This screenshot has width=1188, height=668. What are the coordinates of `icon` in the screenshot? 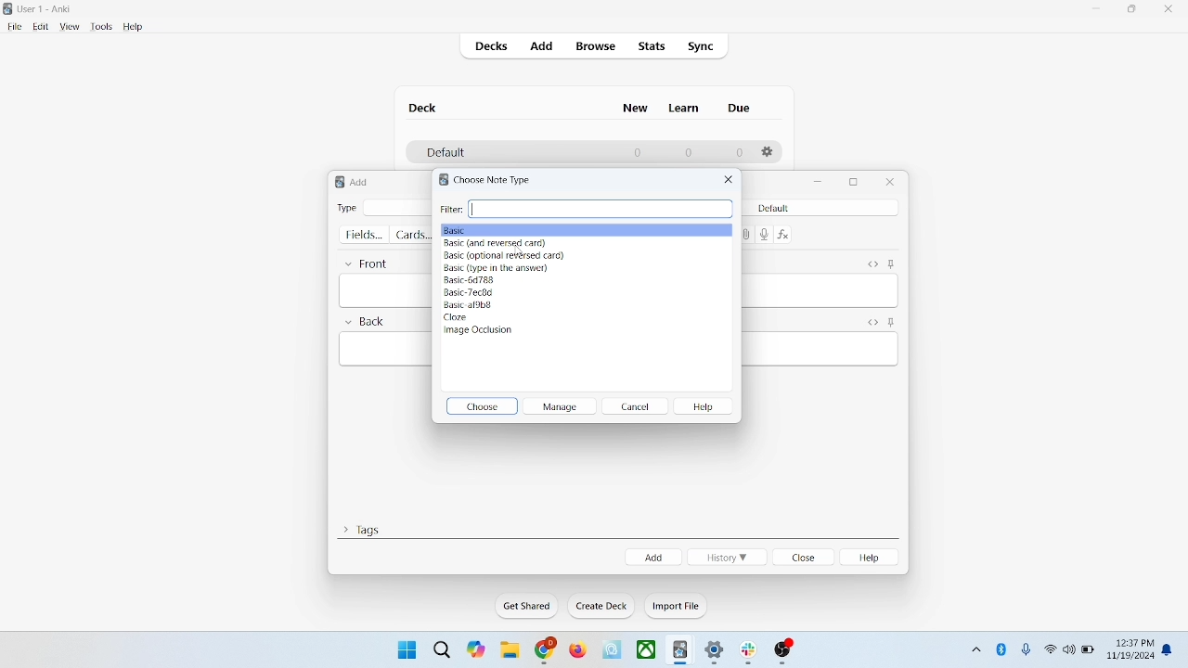 It's located at (784, 652).